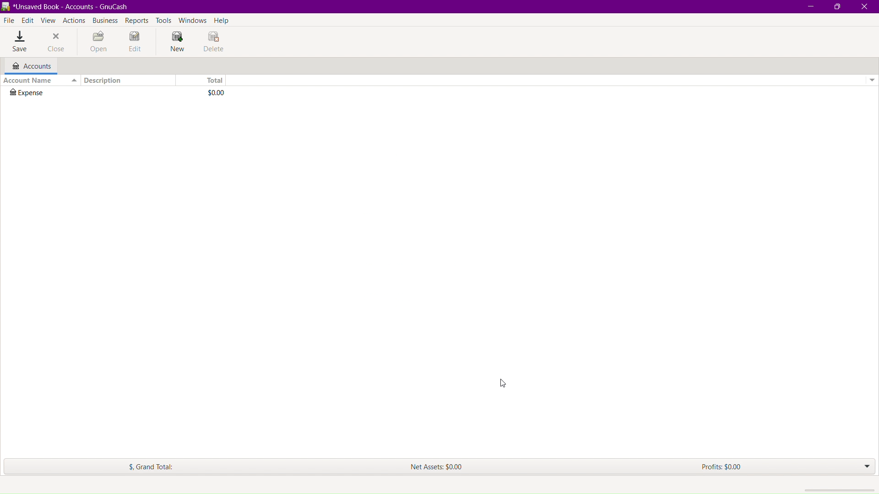  I want to click on Delete, so click(214, 43).